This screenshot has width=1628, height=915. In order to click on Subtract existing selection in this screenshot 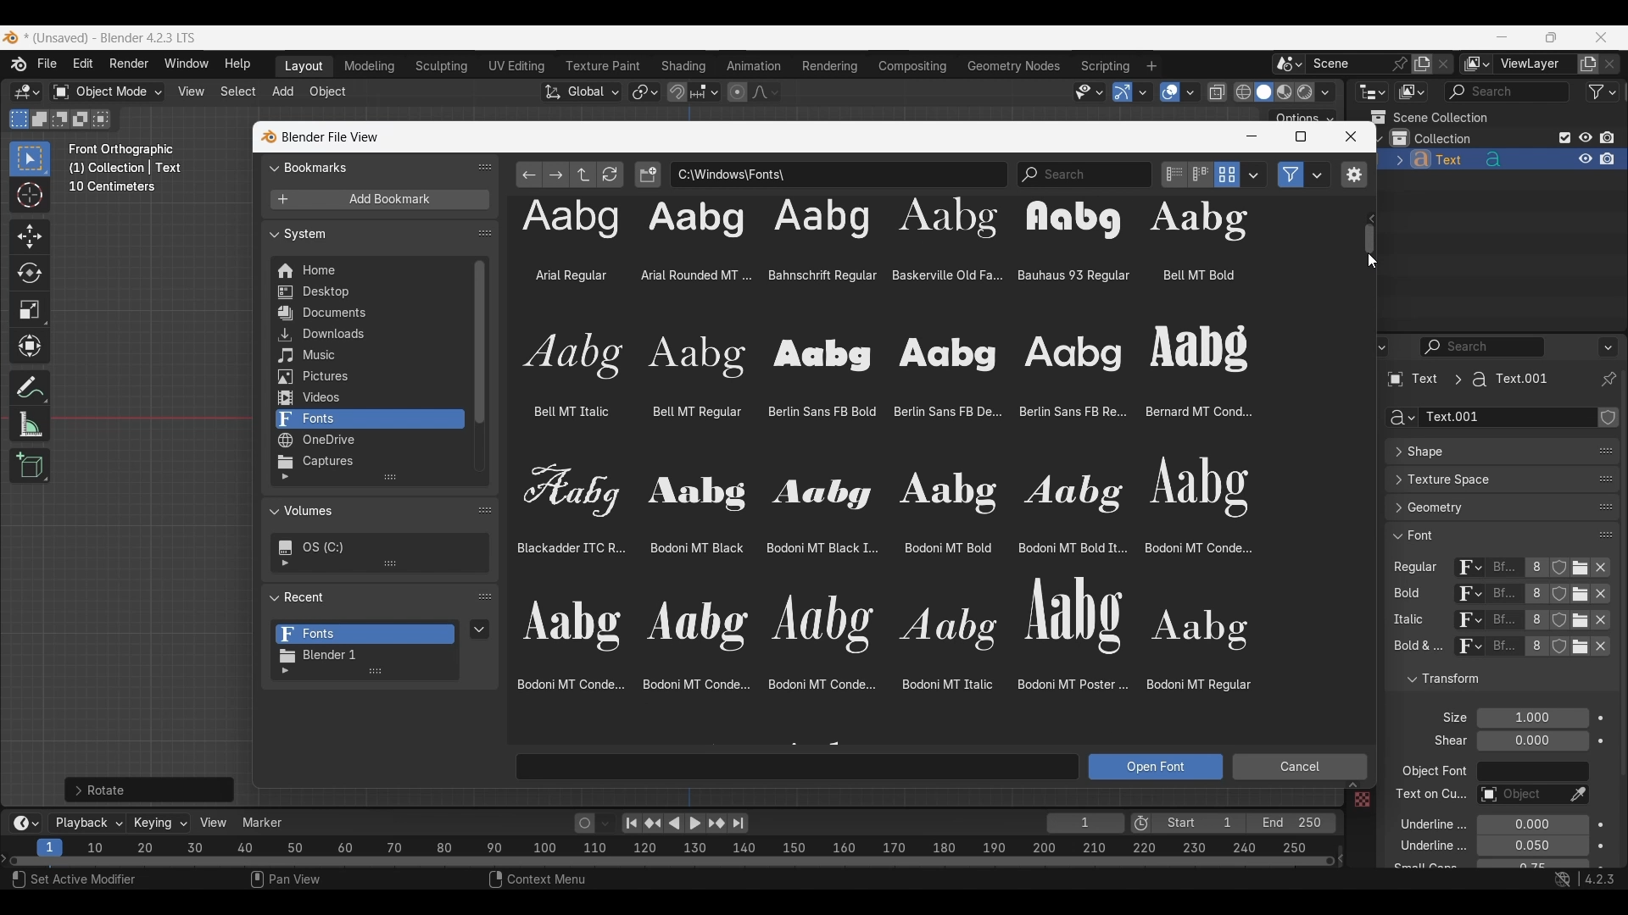, I will do `click(60, 119)`.